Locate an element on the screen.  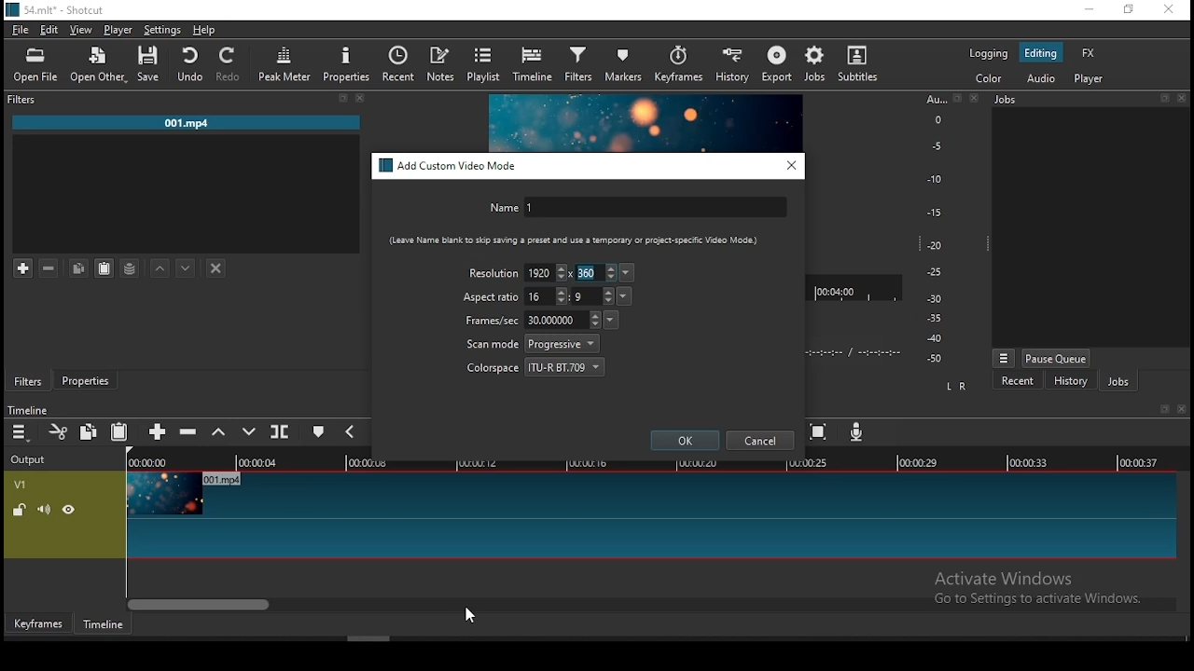
restore is located at coordinates (1162, 410).